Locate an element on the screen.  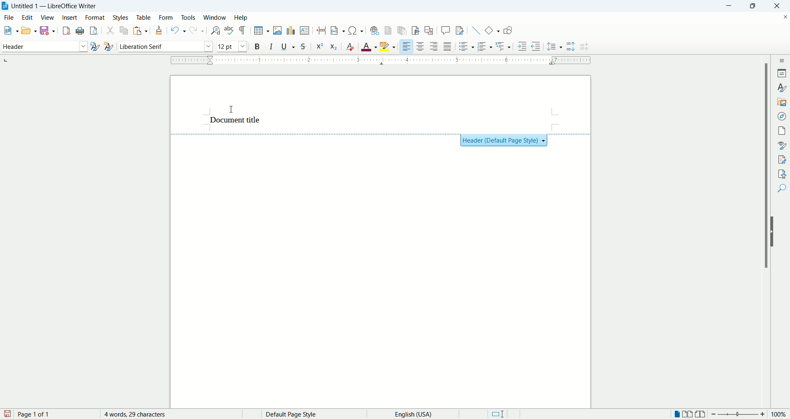
clone formatting is located at coordinates (159, 31).